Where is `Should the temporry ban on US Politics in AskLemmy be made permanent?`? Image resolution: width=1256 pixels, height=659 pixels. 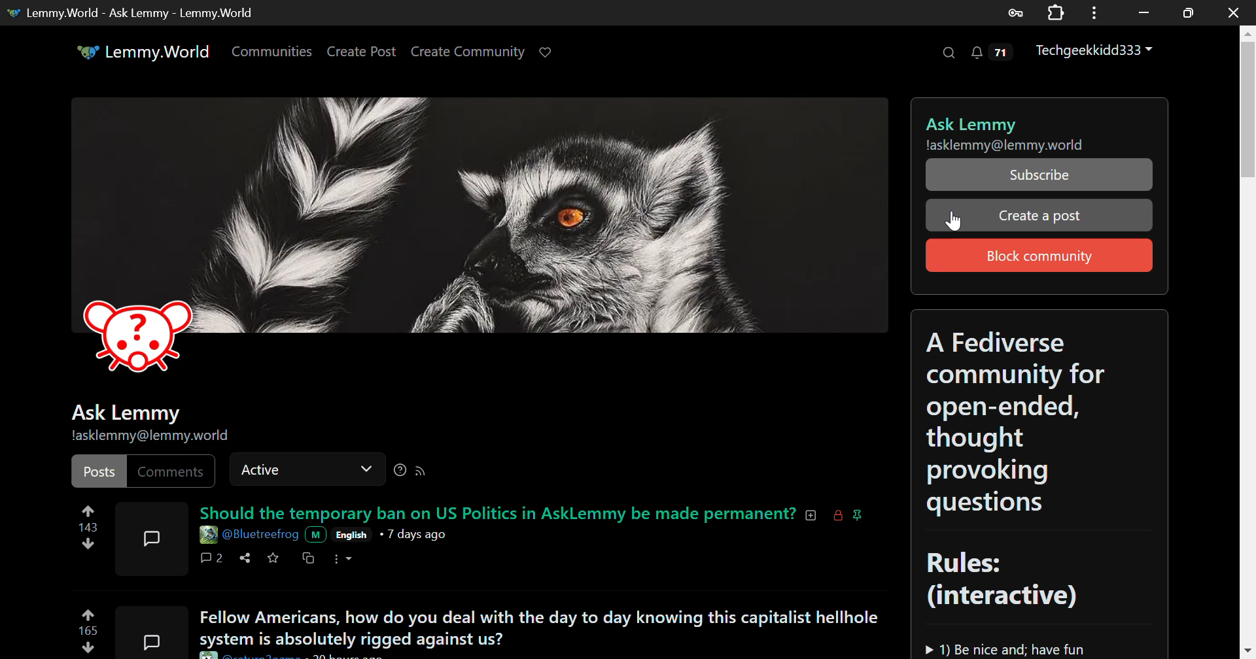
Should the temporry ban on US Politics in AskLemmy be made permanent? is located at coordinates (531, 512).